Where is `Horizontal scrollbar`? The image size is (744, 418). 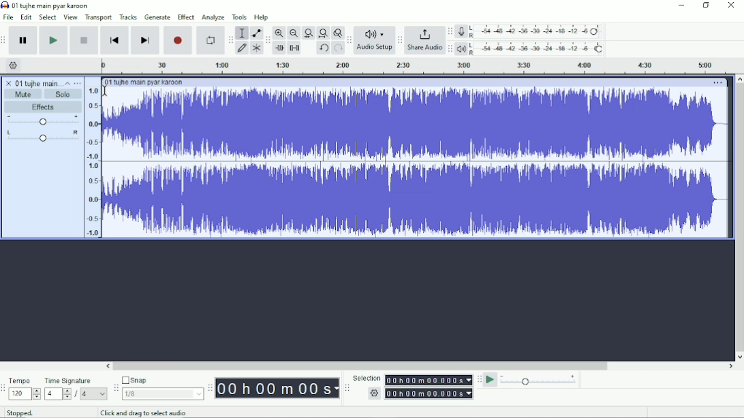
Horizontal scrollbar is located at coordinates (420, 366).